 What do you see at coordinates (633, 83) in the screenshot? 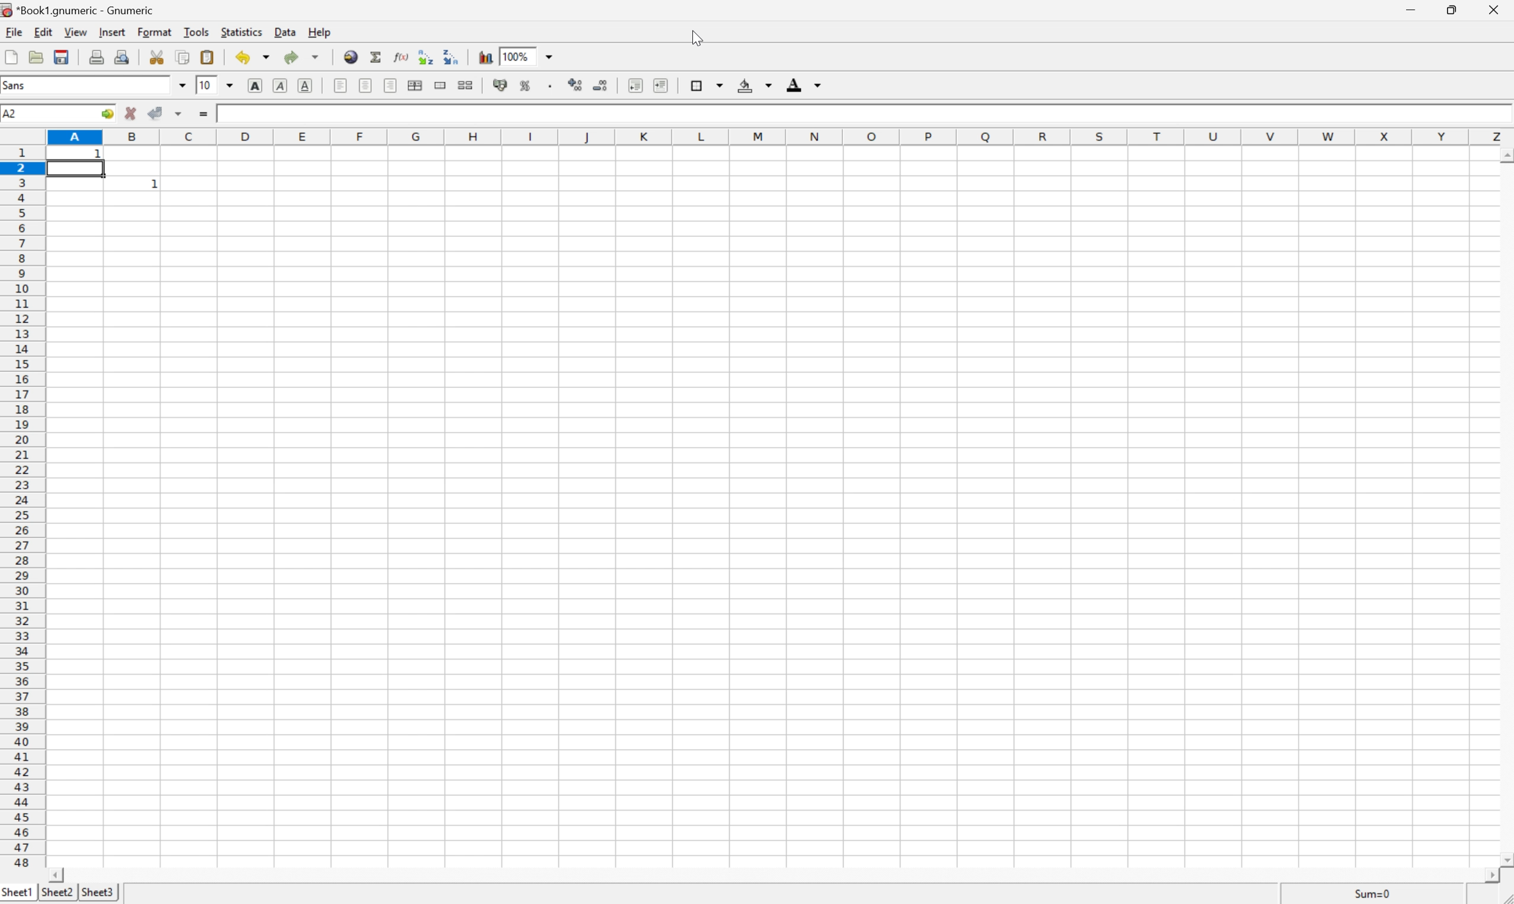
I see `decrease indent` at bounding box center [633, 83].